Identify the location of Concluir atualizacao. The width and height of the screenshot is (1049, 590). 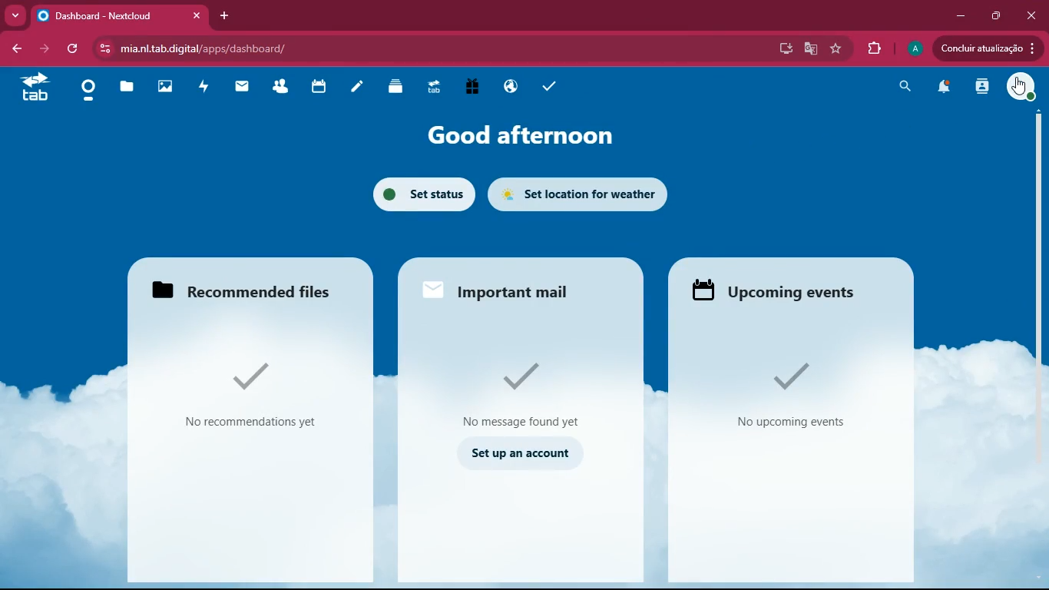
(986, 48).